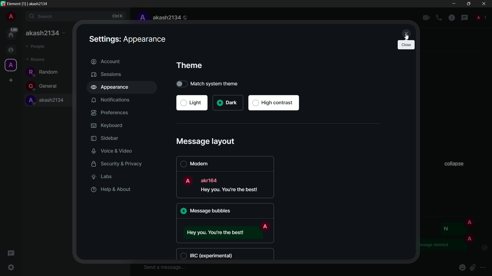 Image resolution: width=492 pixels, height=276 pixels. I want to click on close, so click(405, 33).